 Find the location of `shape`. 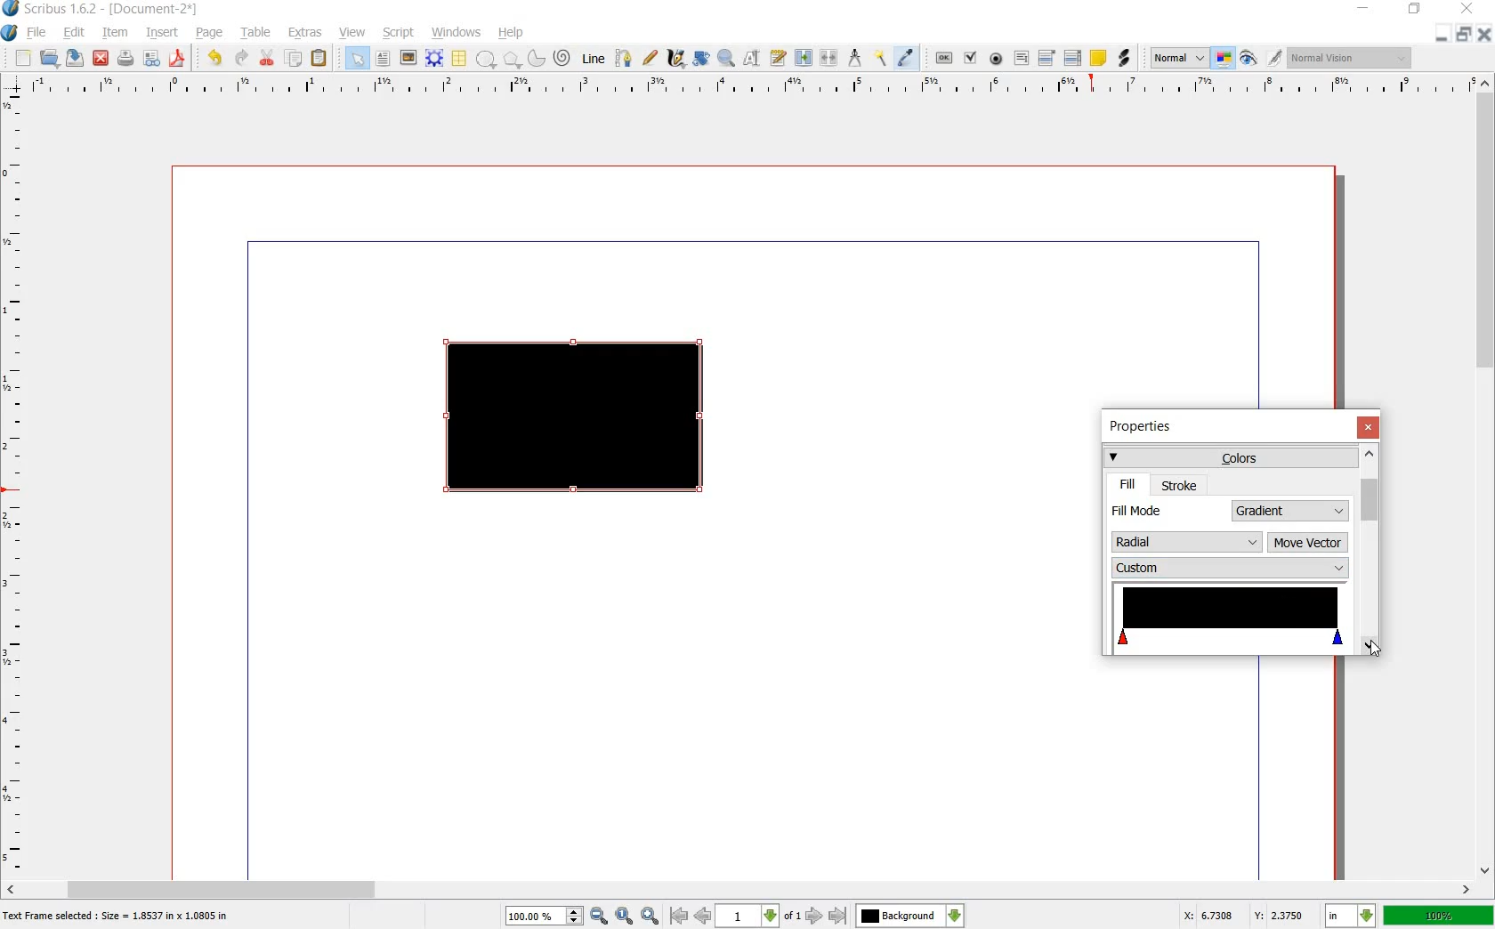

shape is located at coordinates (486, 60).